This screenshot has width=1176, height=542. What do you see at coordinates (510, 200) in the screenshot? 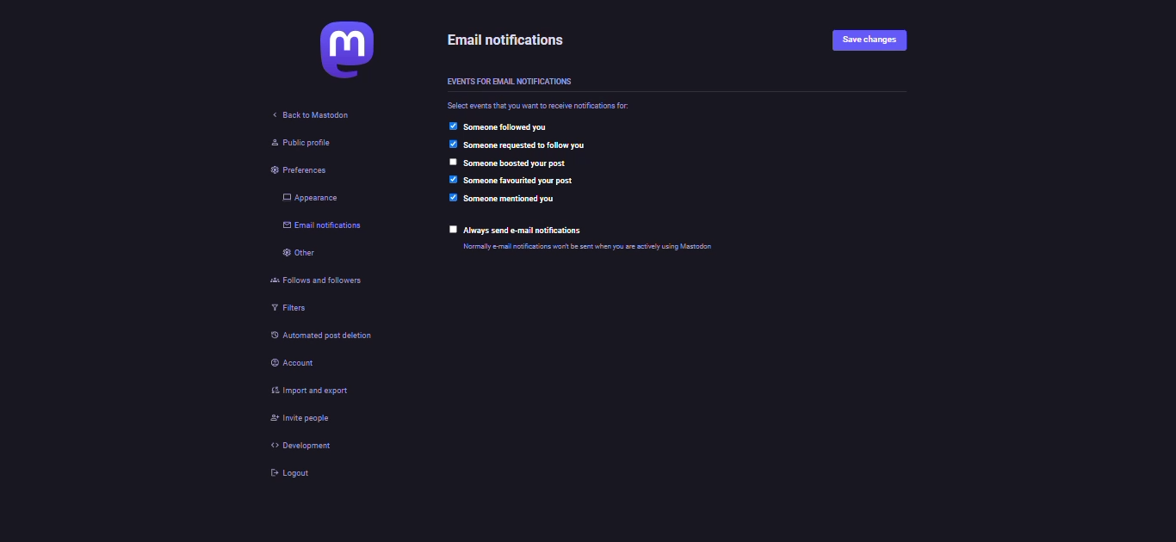
I see `someone mentioned you` at bounding box center [510, 200].